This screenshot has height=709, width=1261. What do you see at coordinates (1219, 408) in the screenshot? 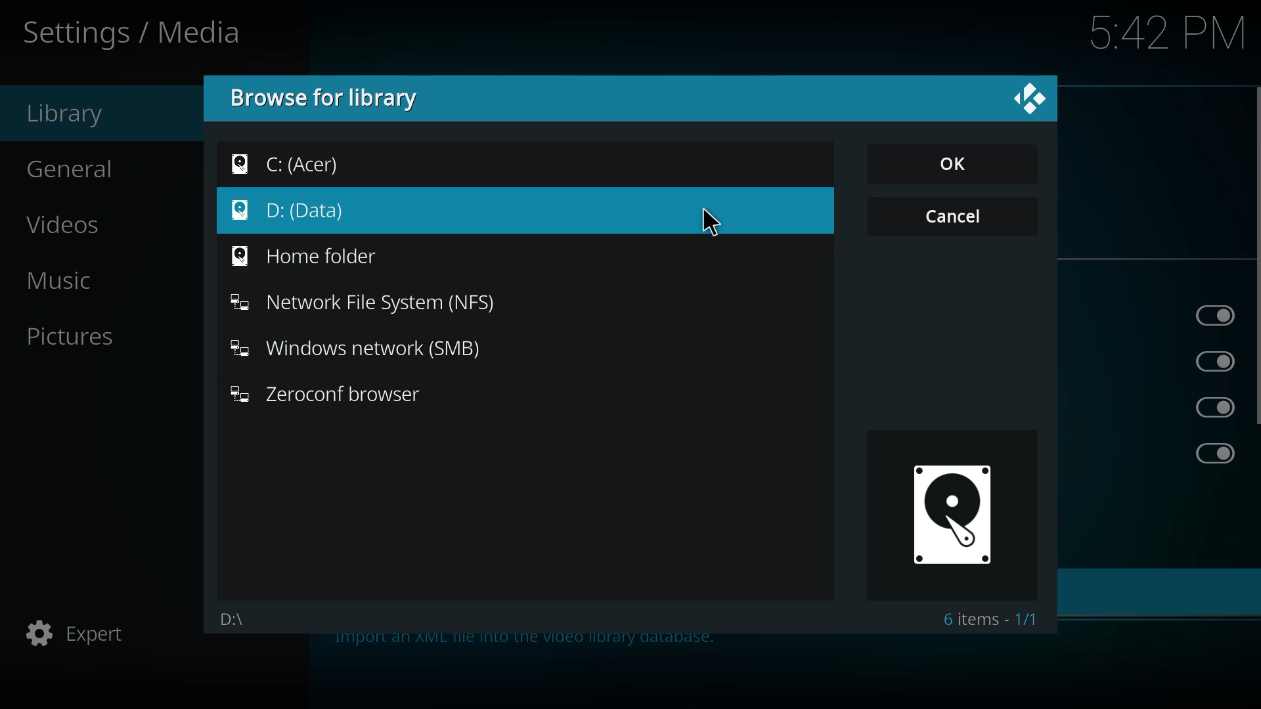
I see `enabled` at bounding box center [1219, 408].